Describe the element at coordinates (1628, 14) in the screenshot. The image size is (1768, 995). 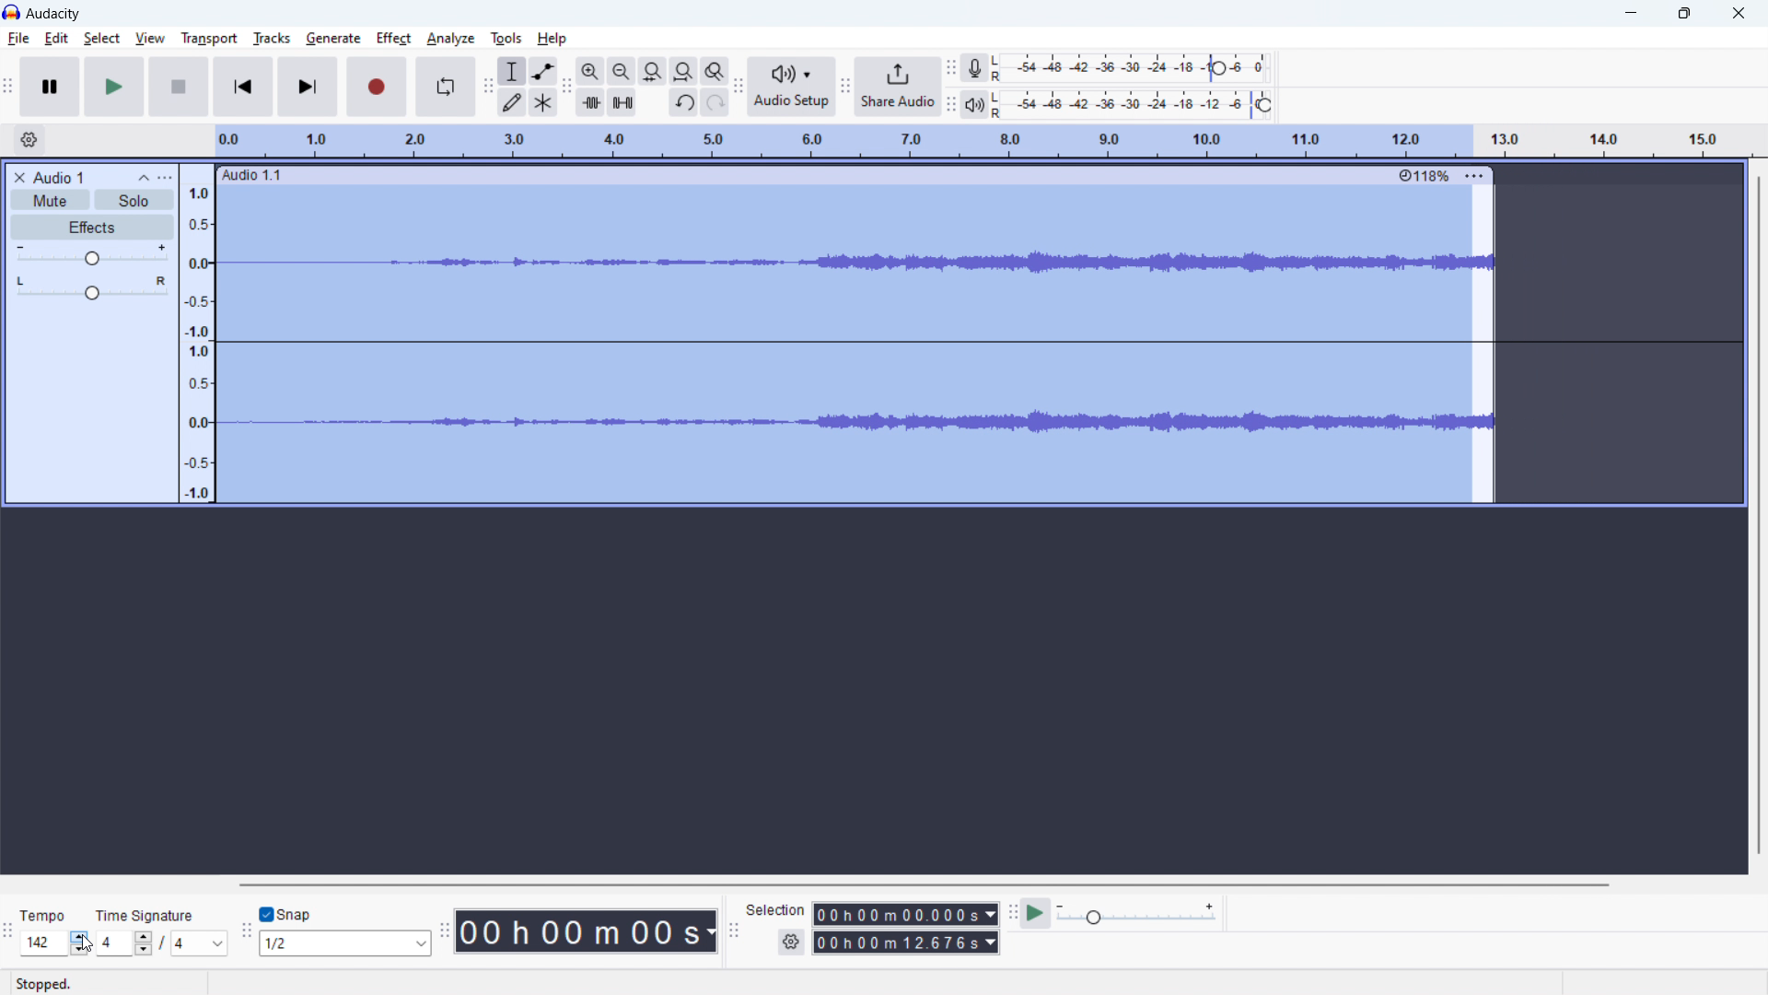
I see `Minimize` at that location.